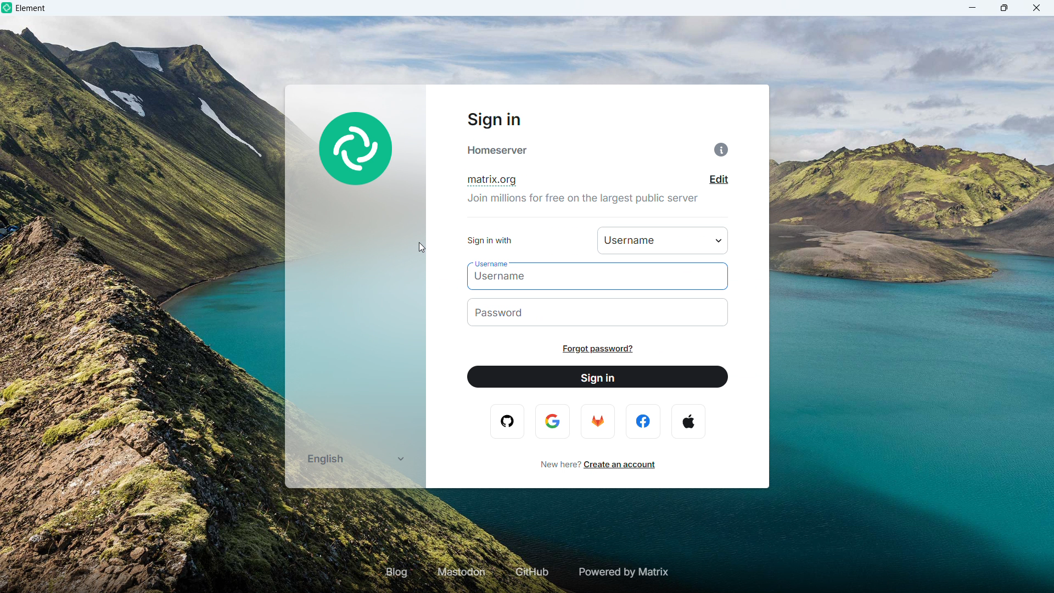 This screenshot has width=1054, height=593. Describe the element at coordinates (424, 248) in the screenshot. I see `cursor movement` at that location.